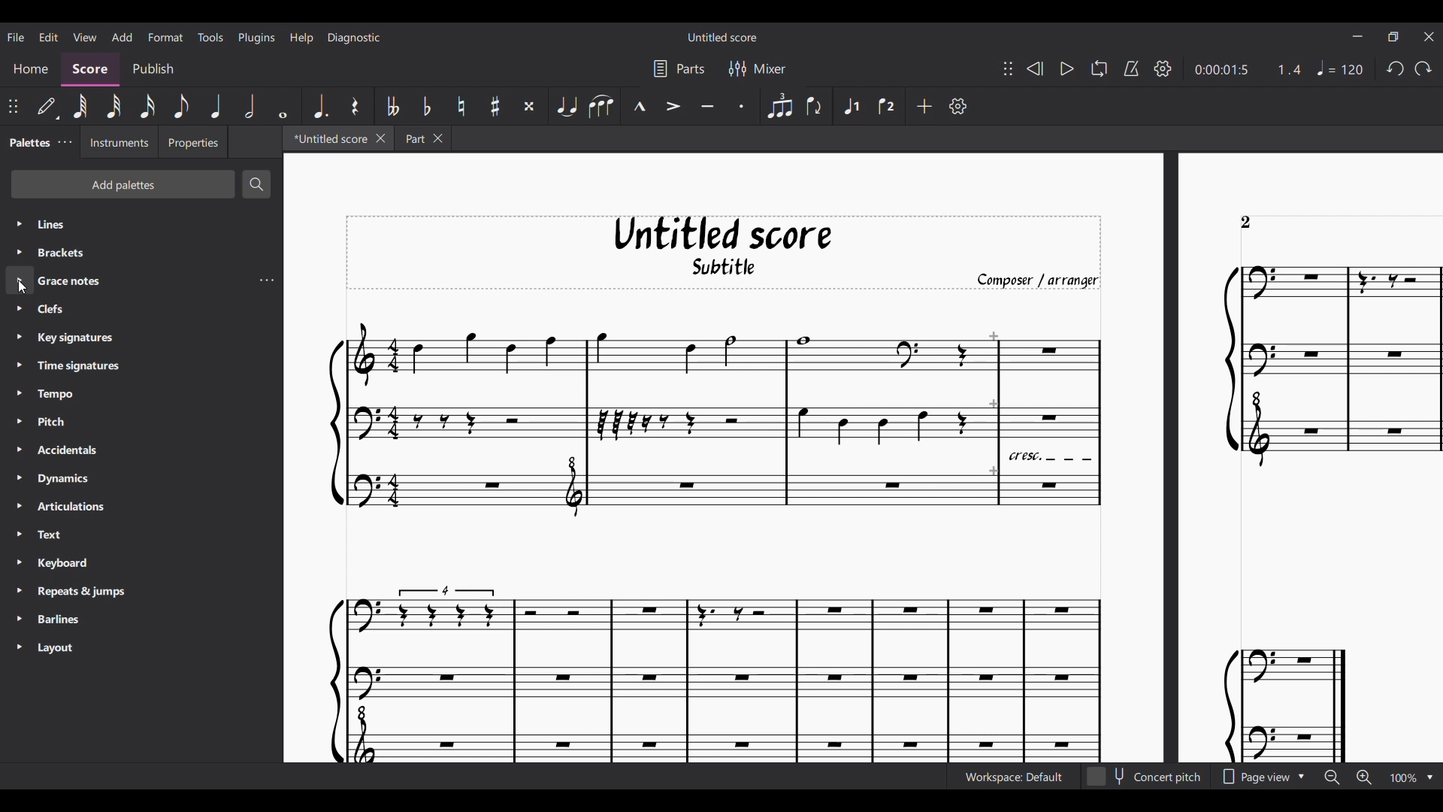  What do you see at coordinates (119, 141) in the screenshot?
I see `Instruments tab` at bounding box center [119, 141].